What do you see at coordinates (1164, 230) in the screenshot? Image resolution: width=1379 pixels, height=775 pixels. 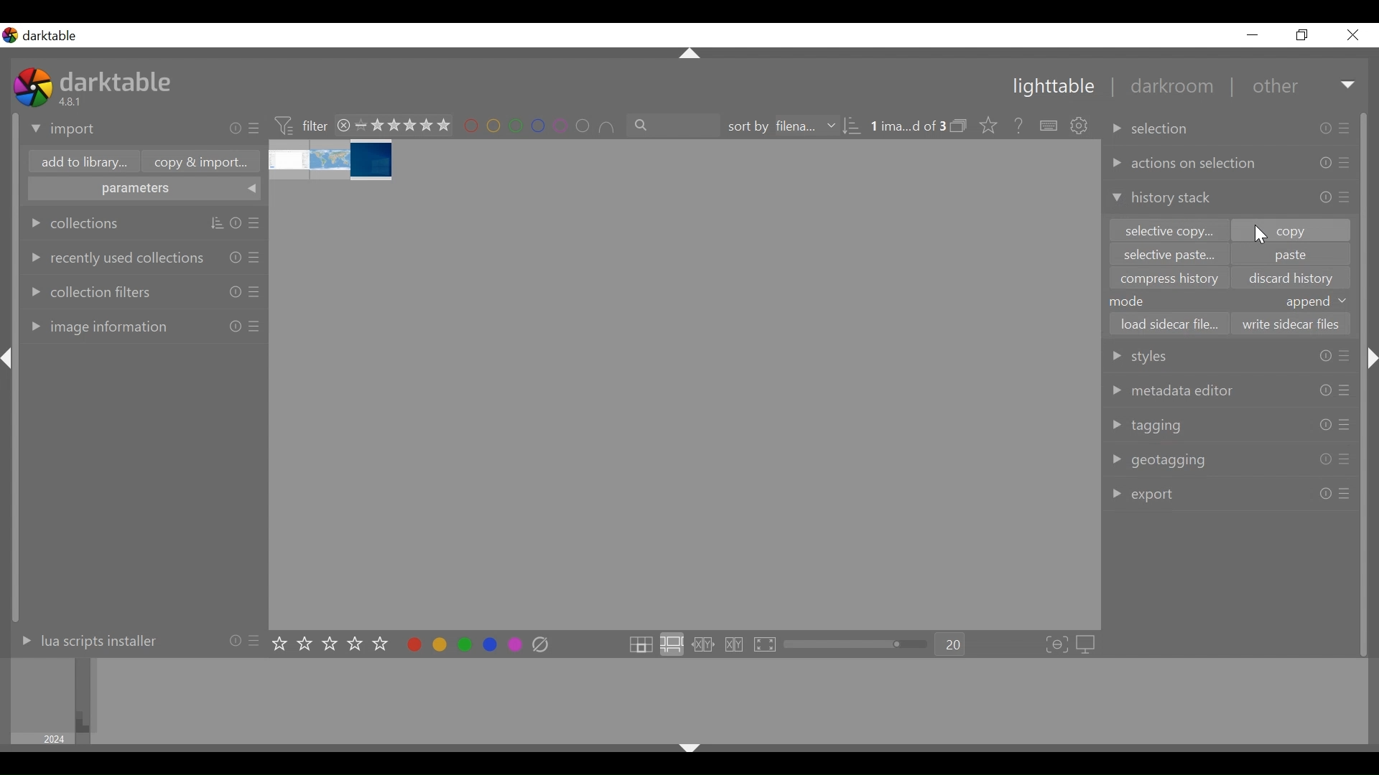 I see `selection copy` at bounding box center [1164, 230].